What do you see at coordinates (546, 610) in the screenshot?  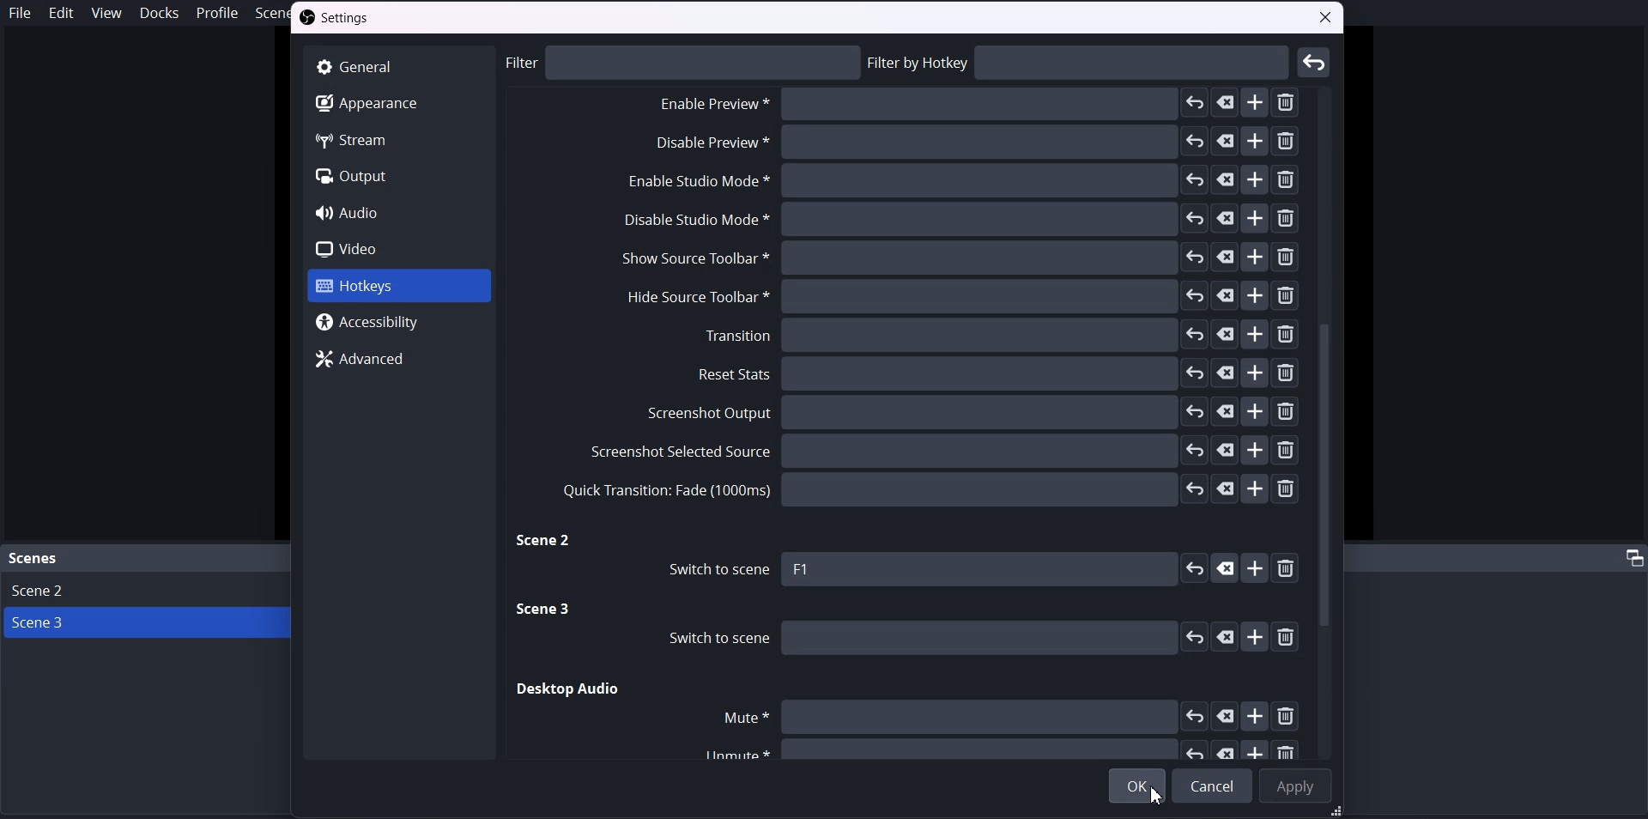 I see `Scene three` at bounding box center [546, 610].